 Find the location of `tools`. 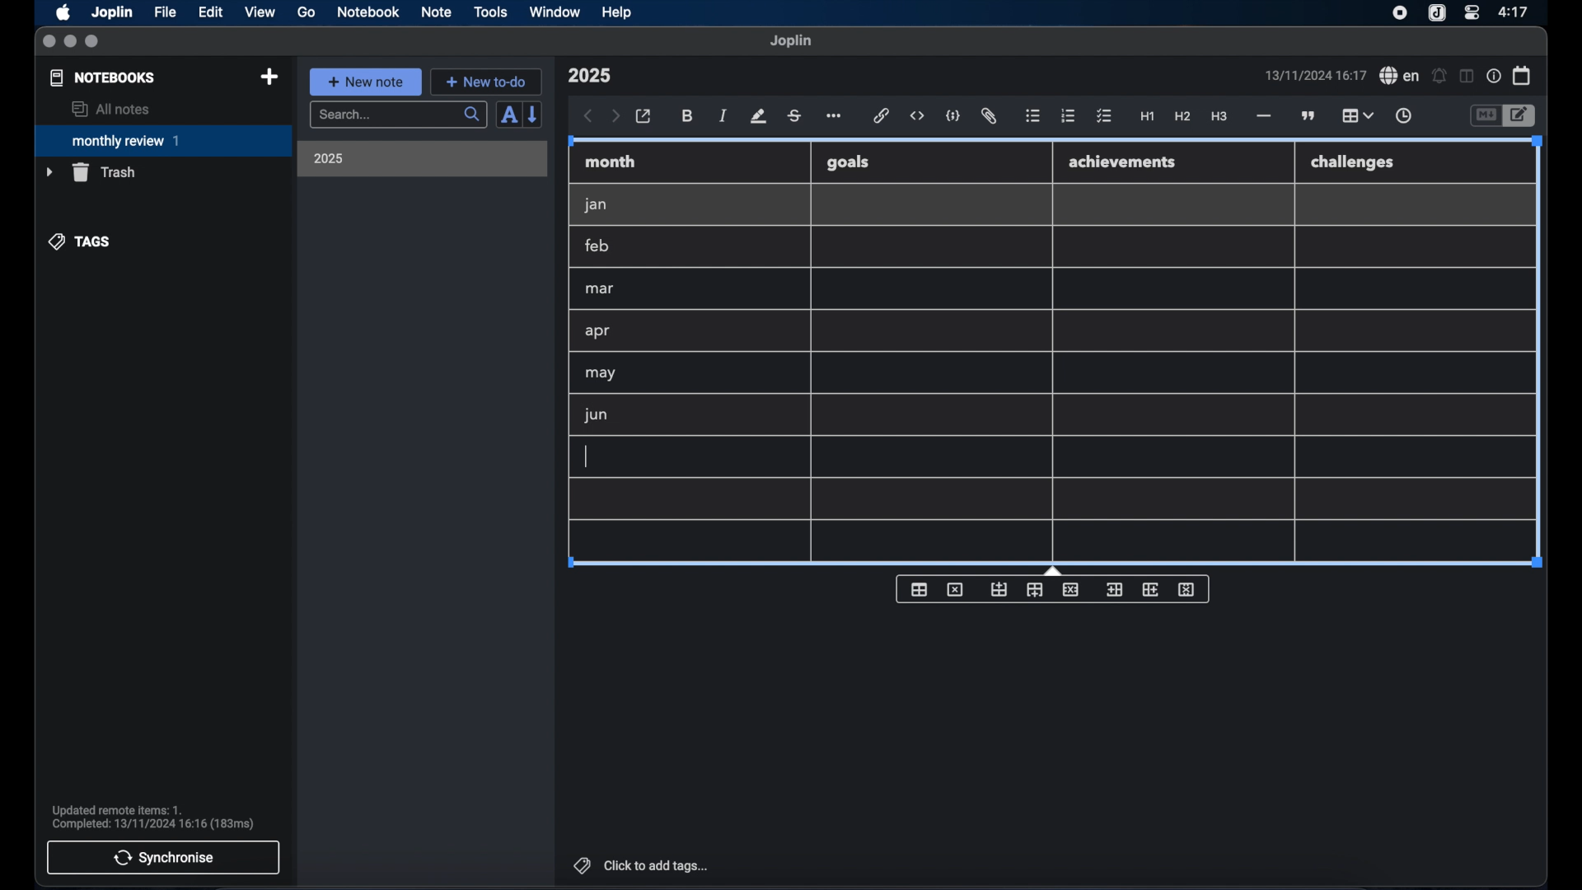

tools is located at coordinates (490, 12).